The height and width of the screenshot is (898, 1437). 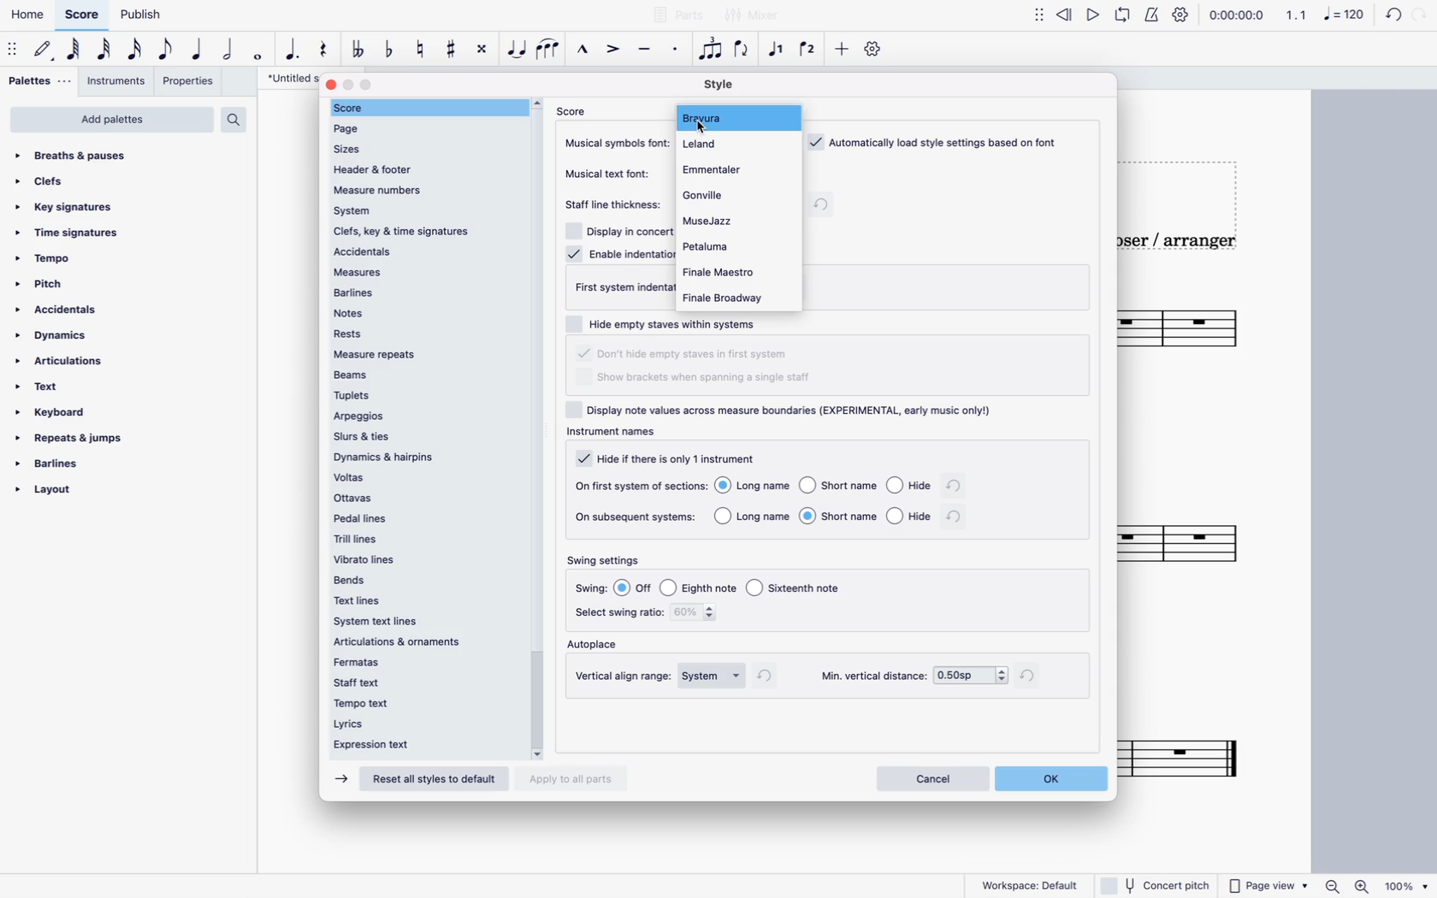 What do you see at coordinates (425, 231) in the screenshot?
I see `clefs, key & time signatures` at bounding box center [425, 231].